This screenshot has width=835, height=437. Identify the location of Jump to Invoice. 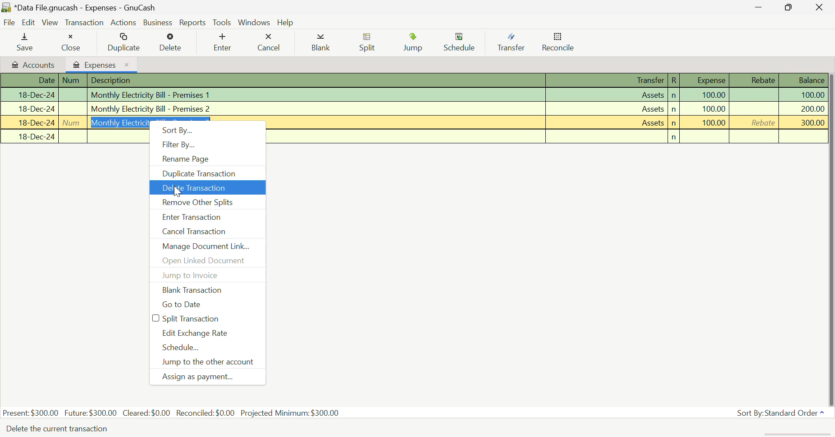
(208, 276).